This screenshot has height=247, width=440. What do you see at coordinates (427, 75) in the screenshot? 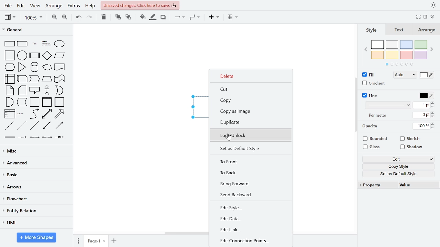
I see `fill color` at bounding box center [427, 75].